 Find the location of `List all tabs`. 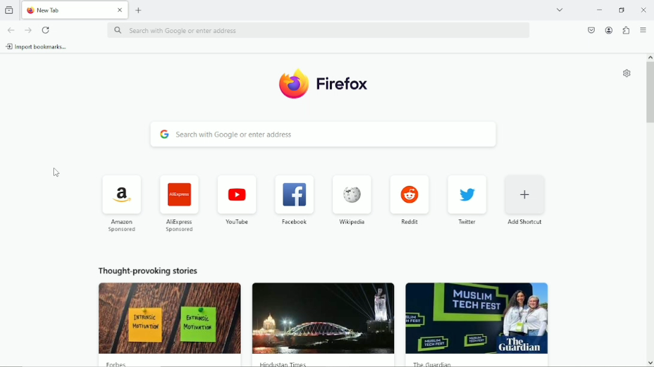

List all tabs is located at coordinates (559, 9).